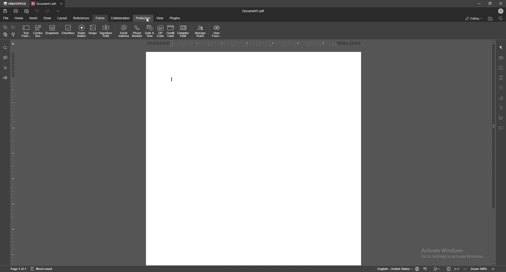  I want to click on customize toolbar, so click(58, 11).